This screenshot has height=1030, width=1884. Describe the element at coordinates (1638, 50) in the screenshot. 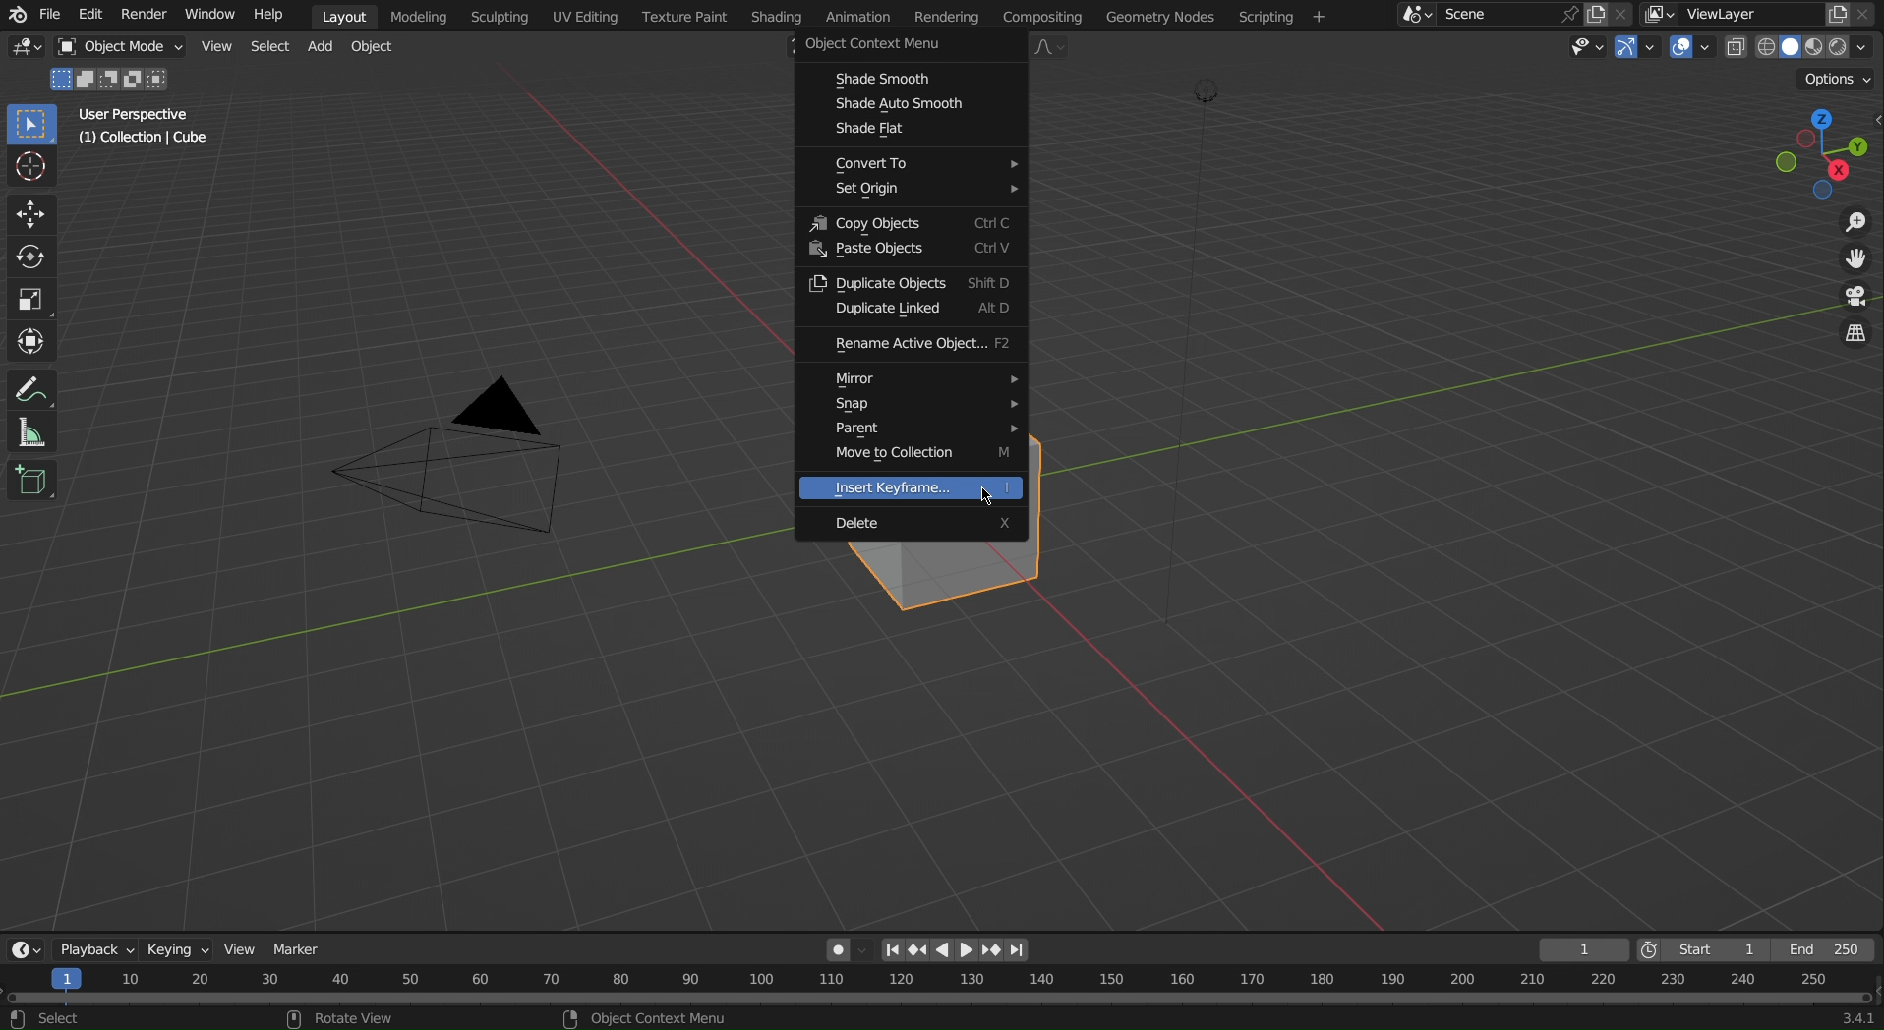

I see `Show Gizmo` at that location.